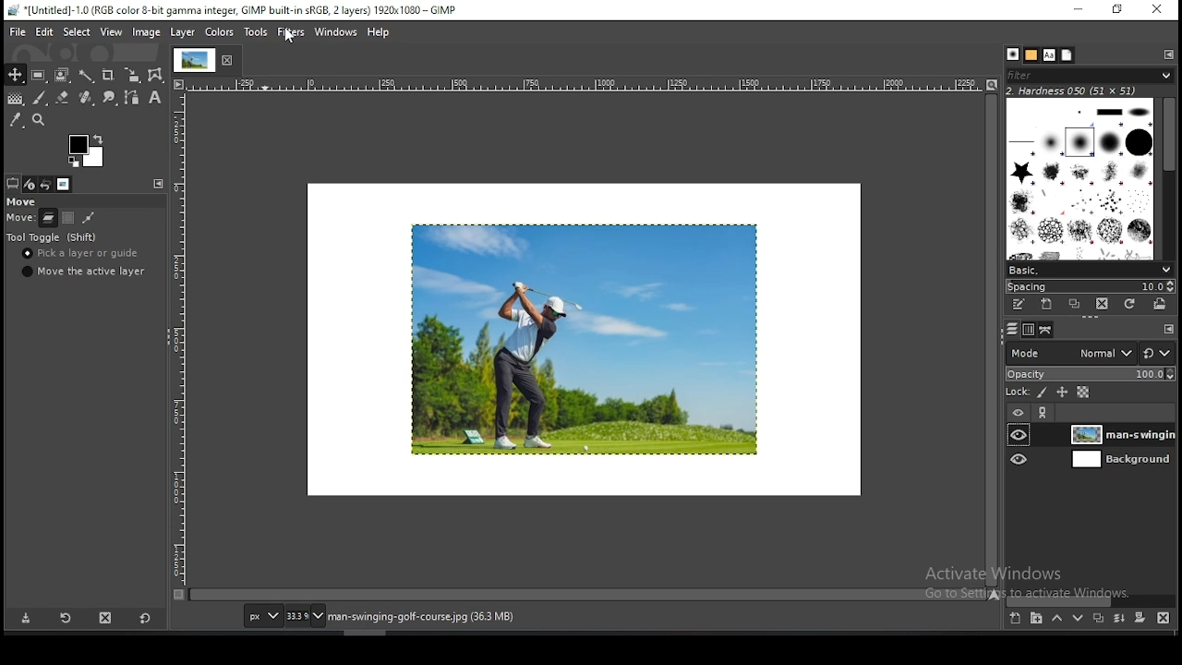  What do you see at coordinates (219, 32) in the screenshot?
I see `colors` at bounding box center [219, 32].